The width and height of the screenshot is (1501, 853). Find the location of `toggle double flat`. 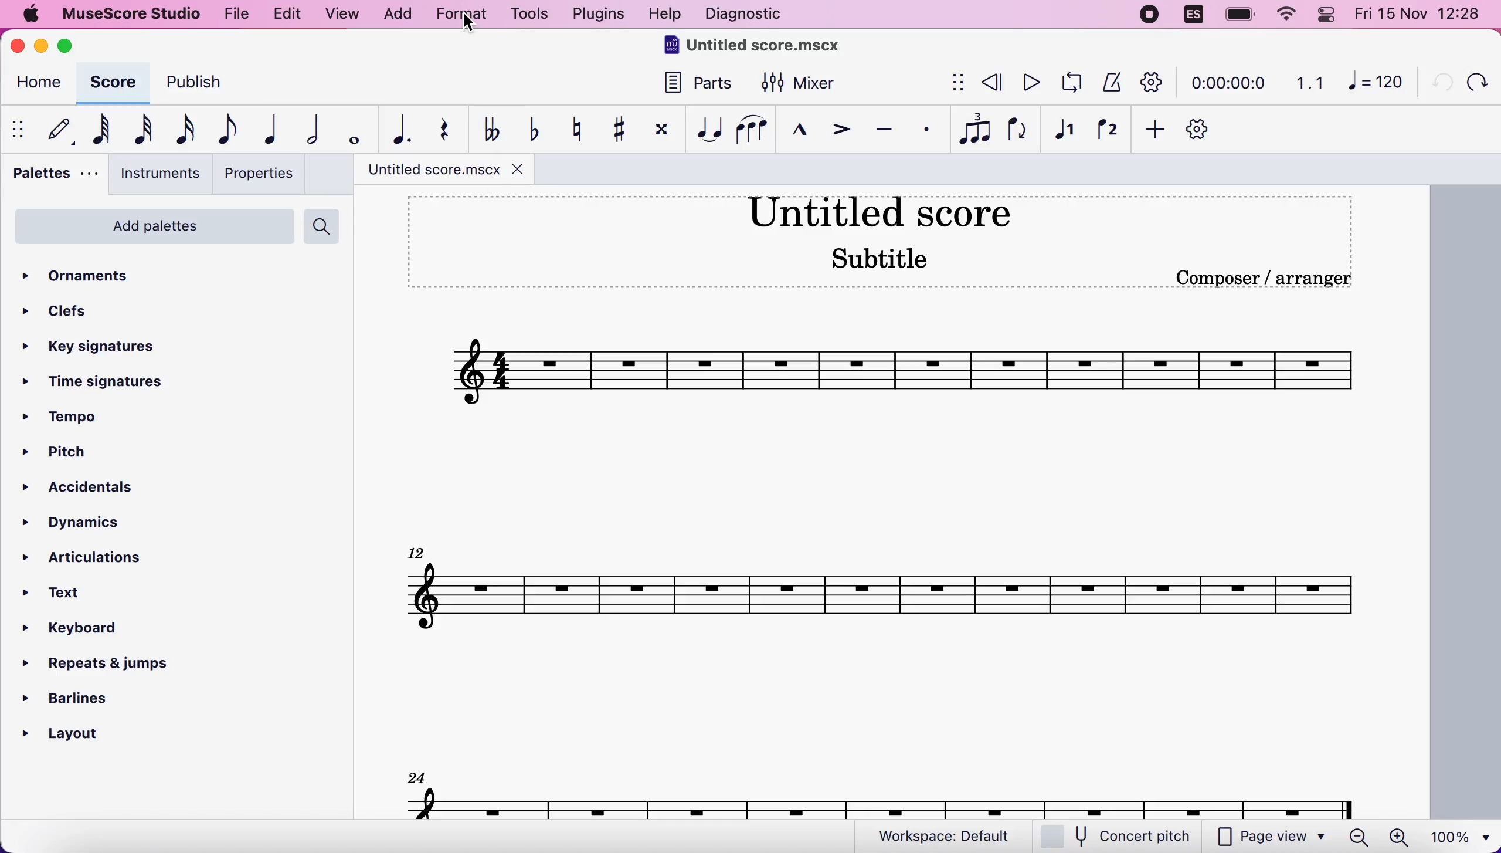

toggle double flat is located at coordinates (491, 128).